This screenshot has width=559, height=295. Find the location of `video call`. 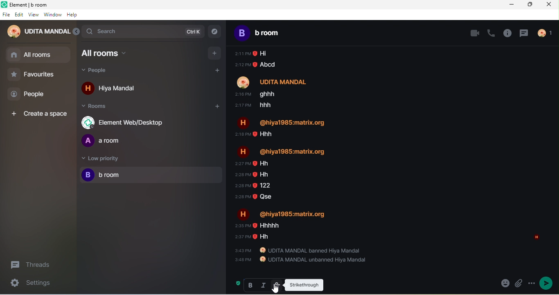

video call is located at coordinates (474, 33).